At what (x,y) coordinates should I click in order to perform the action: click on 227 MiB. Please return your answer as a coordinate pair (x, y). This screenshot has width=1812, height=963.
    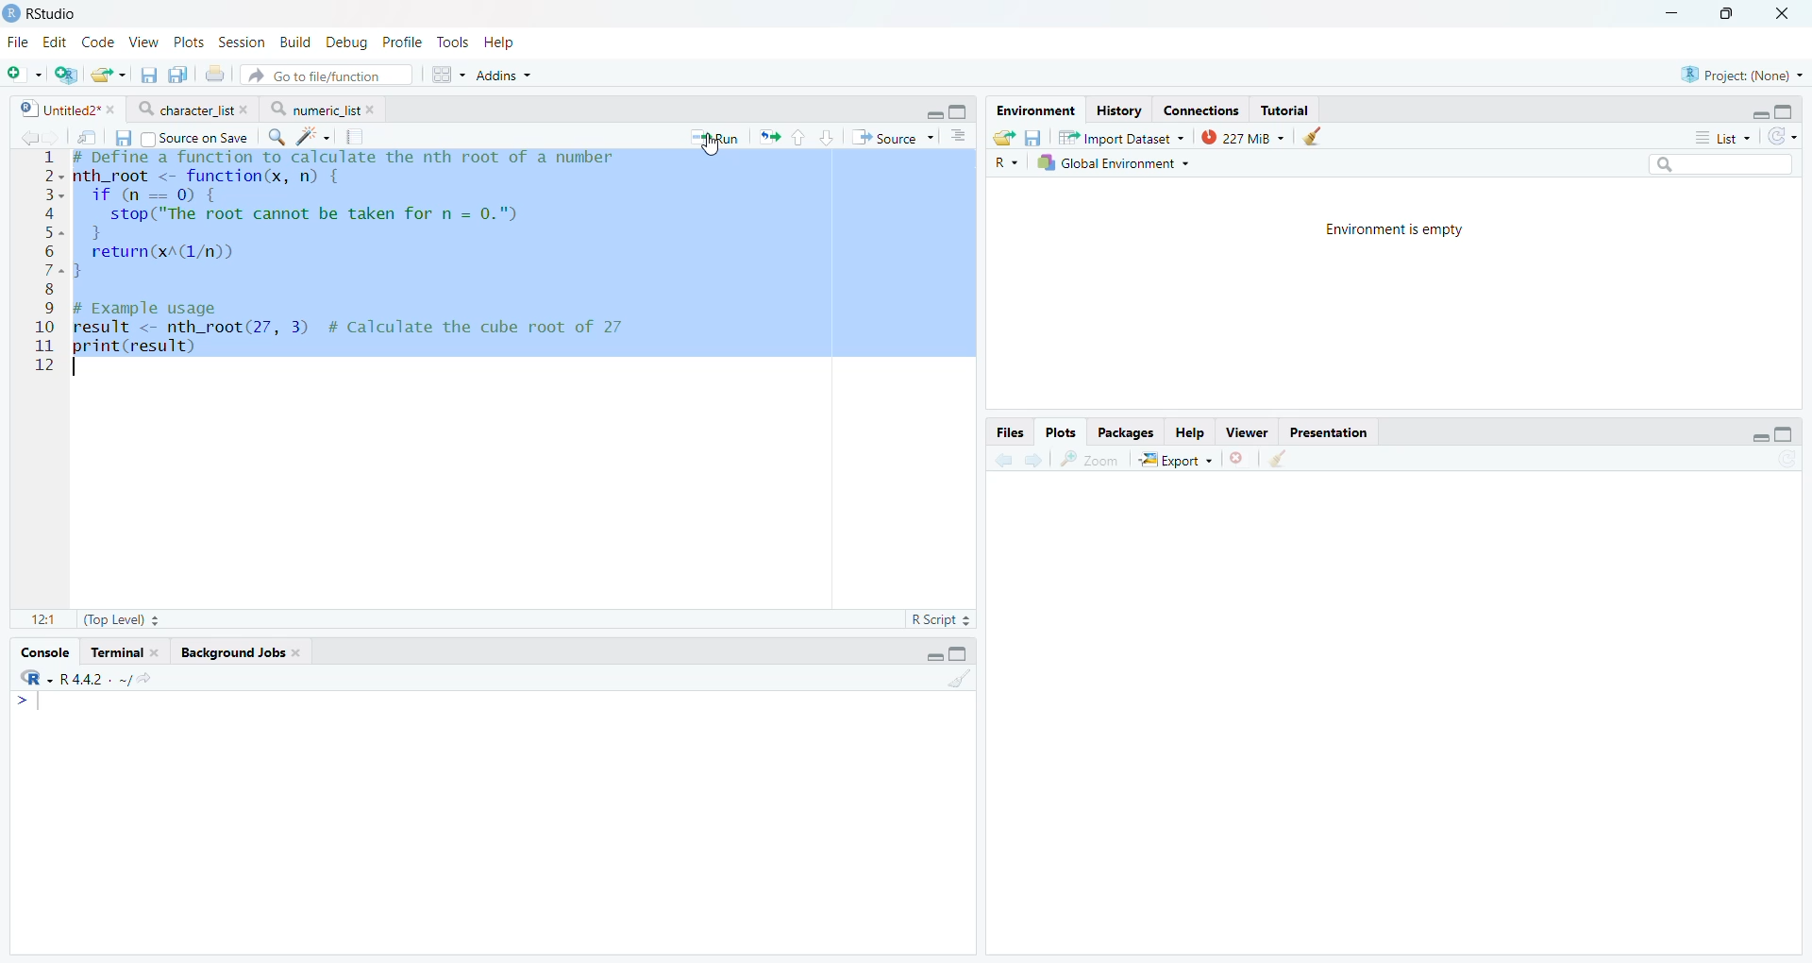
    Looking at the image, I should click on (1239, 136).